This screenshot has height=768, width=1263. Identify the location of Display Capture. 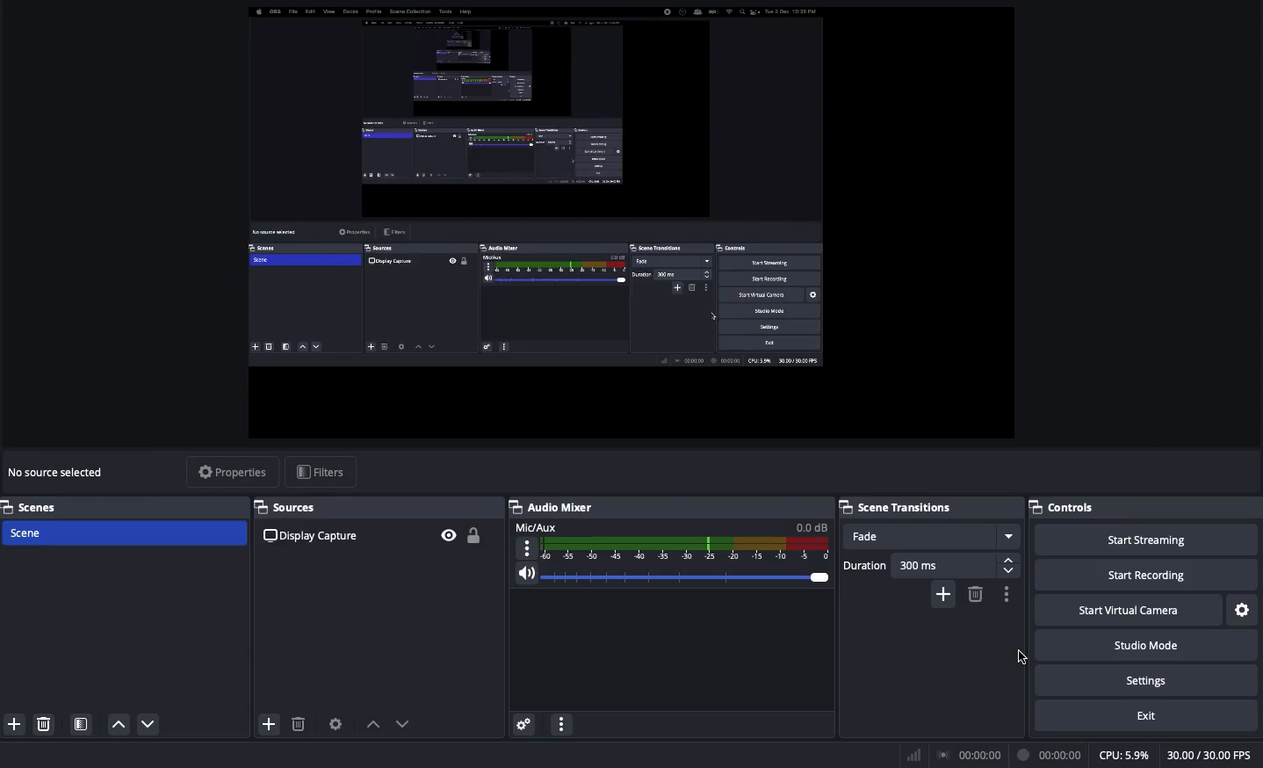
(382, 540).